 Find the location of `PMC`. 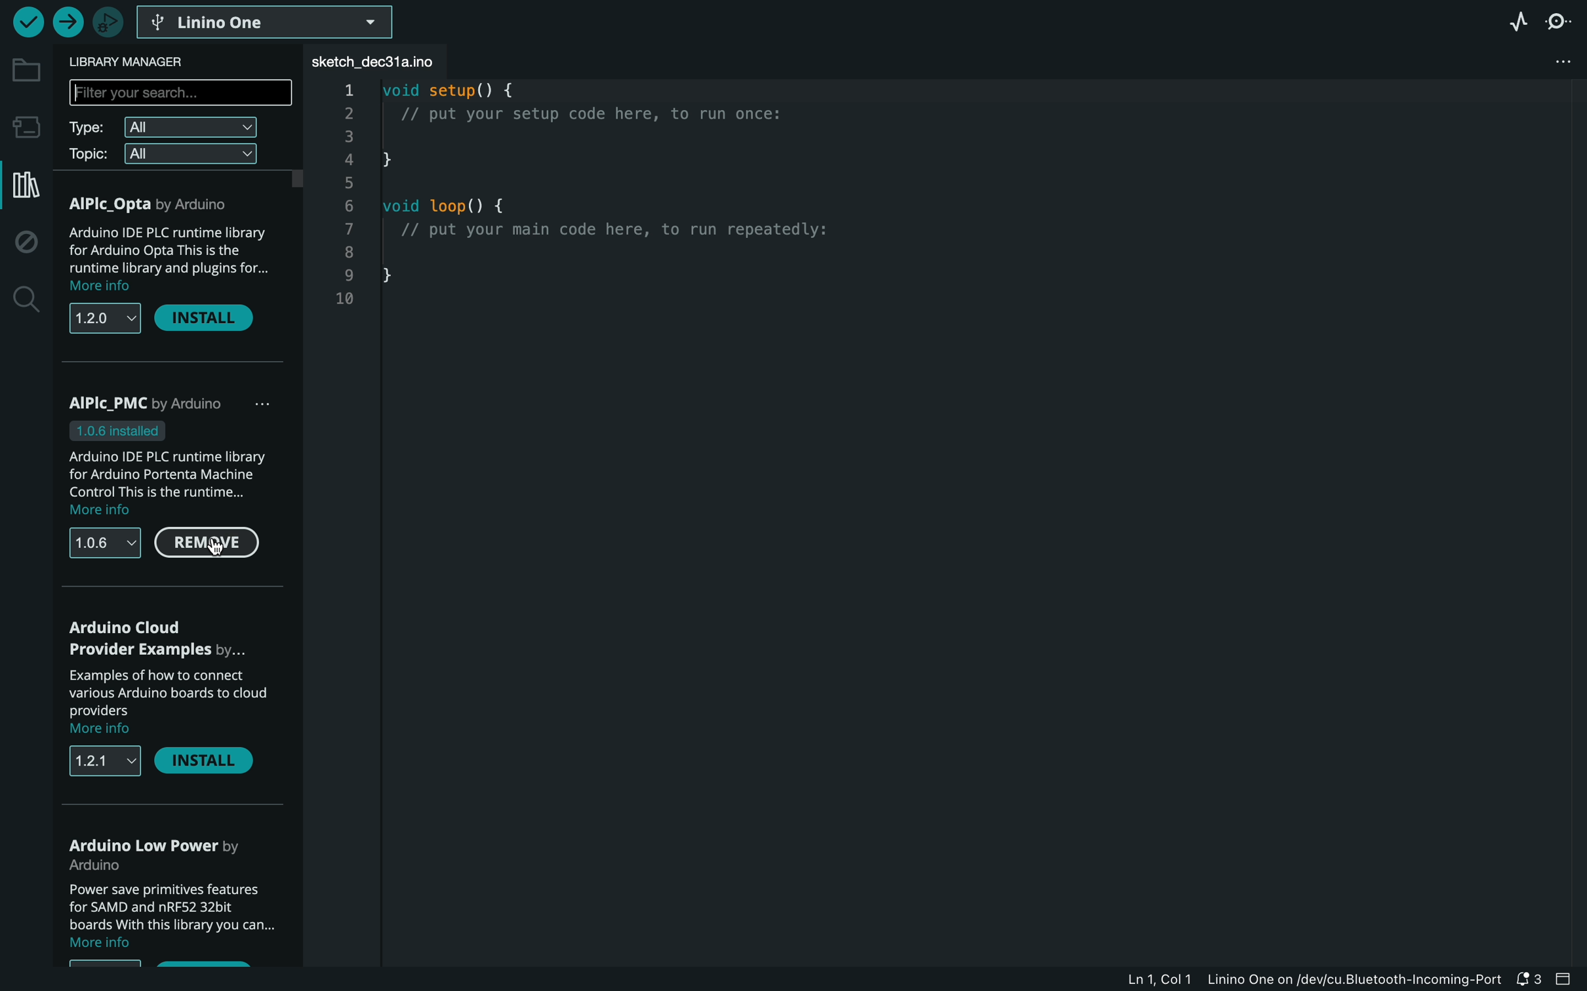

PMC is located at coordinates (174, 415).